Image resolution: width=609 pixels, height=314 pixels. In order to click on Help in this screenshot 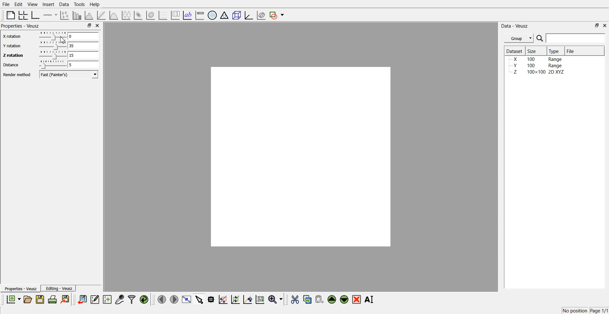, I will do `click(95, 4)`.